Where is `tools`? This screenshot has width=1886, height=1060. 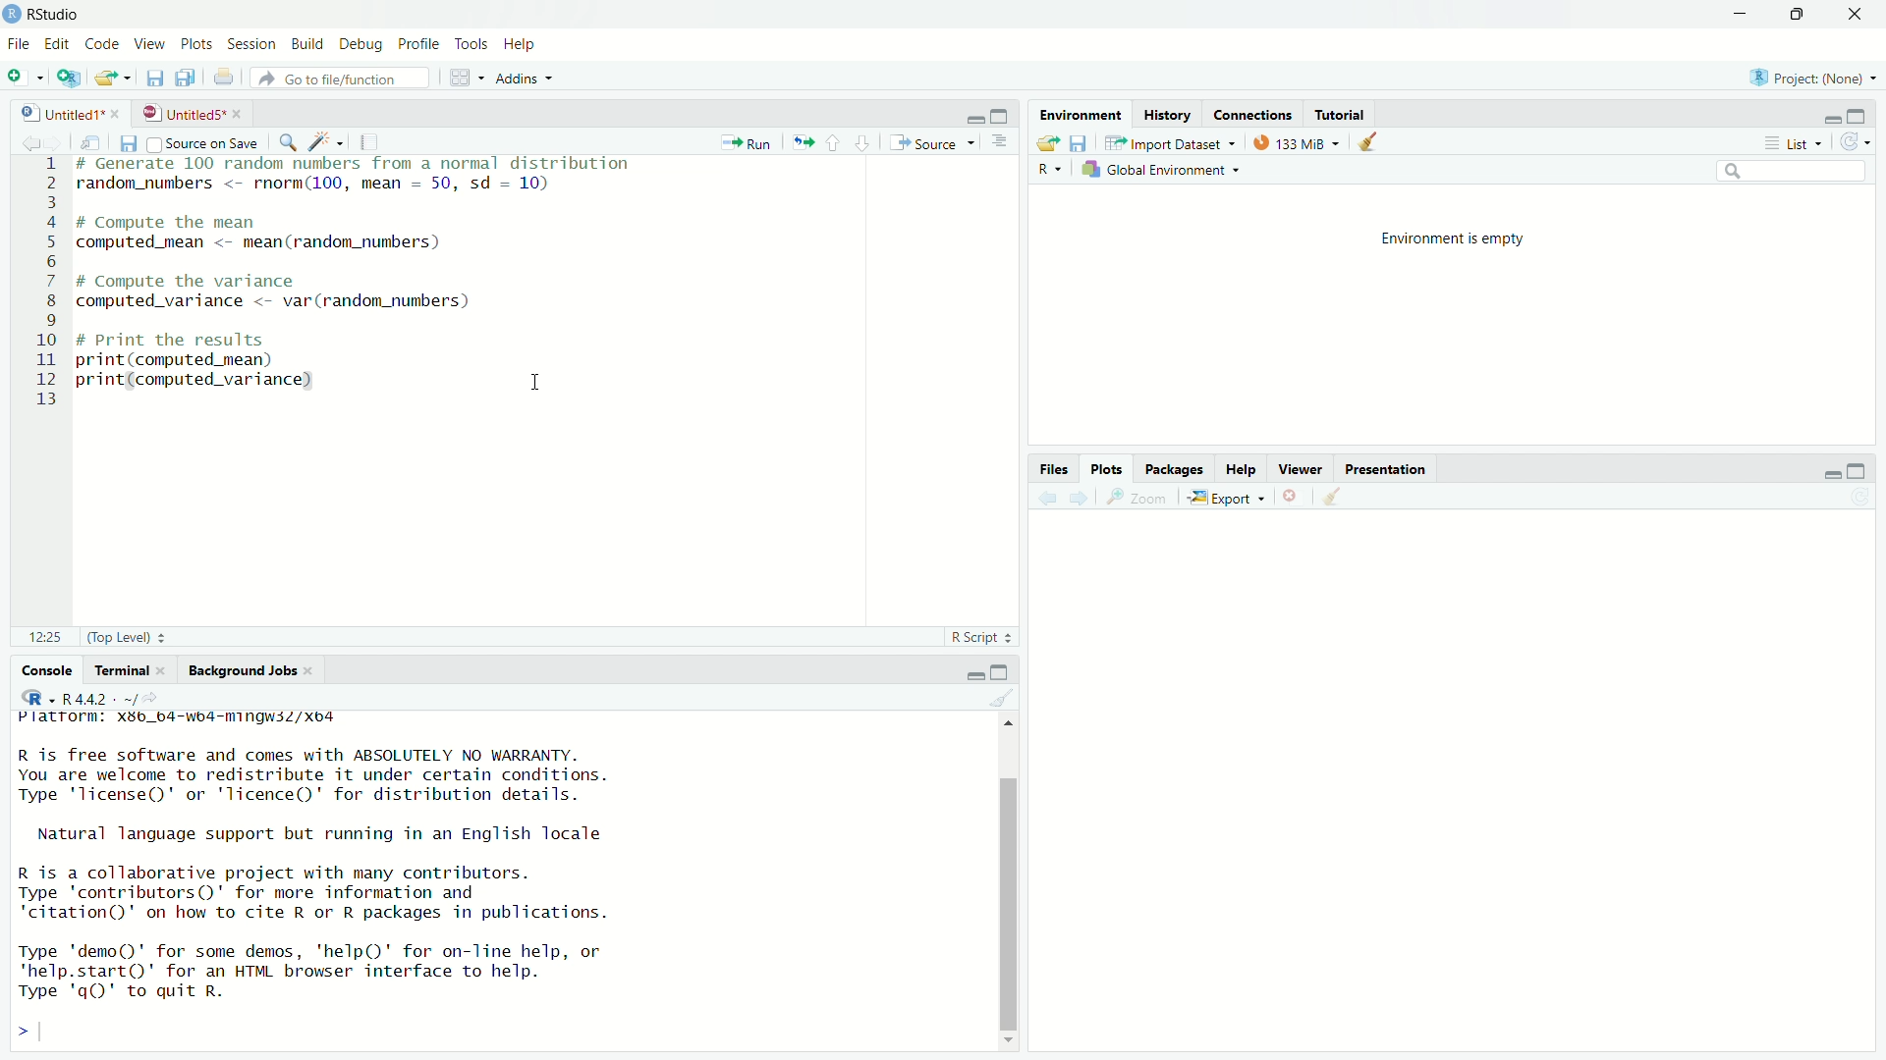 tools is located at coordinates (471, 41).